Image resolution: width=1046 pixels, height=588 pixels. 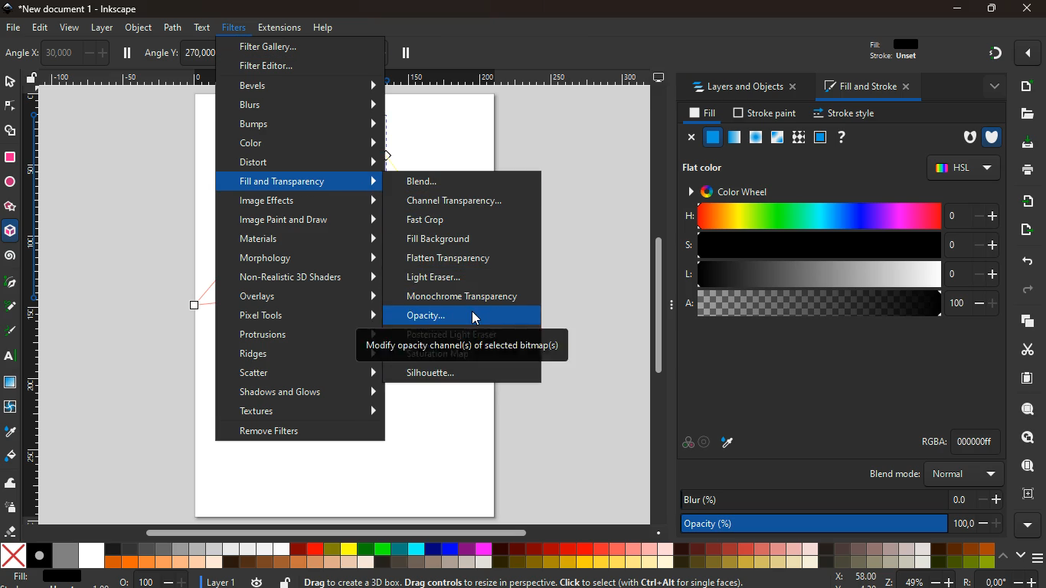 I want to click on armour, so click(x=992, y=136).